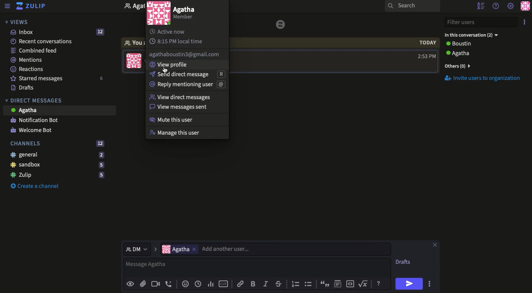  I want to click on Filter users, so click(482, 21).